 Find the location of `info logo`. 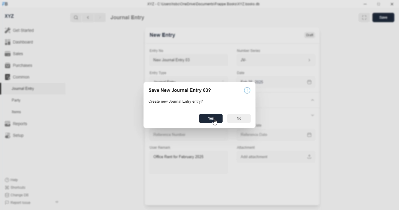

info logo is located at coordinates (247, 90).